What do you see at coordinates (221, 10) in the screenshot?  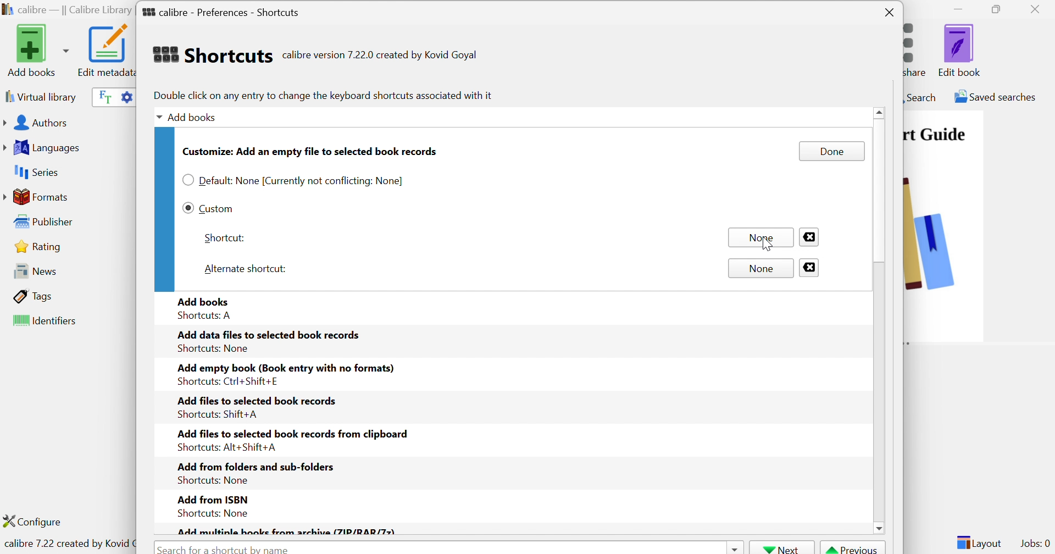 I see `calibre - Preferences - Shortcuts` at bounding box center [221, 10].